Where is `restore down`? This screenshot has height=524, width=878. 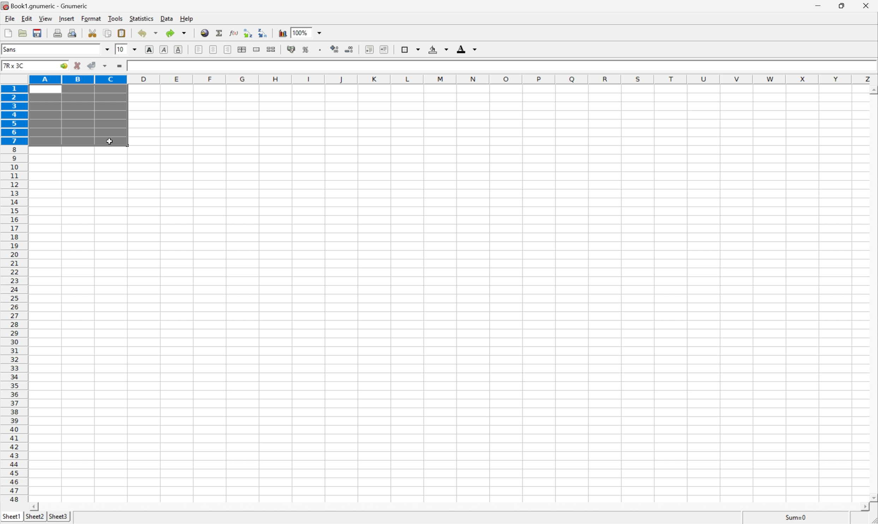 restore down is located at coordinates (844, 7).